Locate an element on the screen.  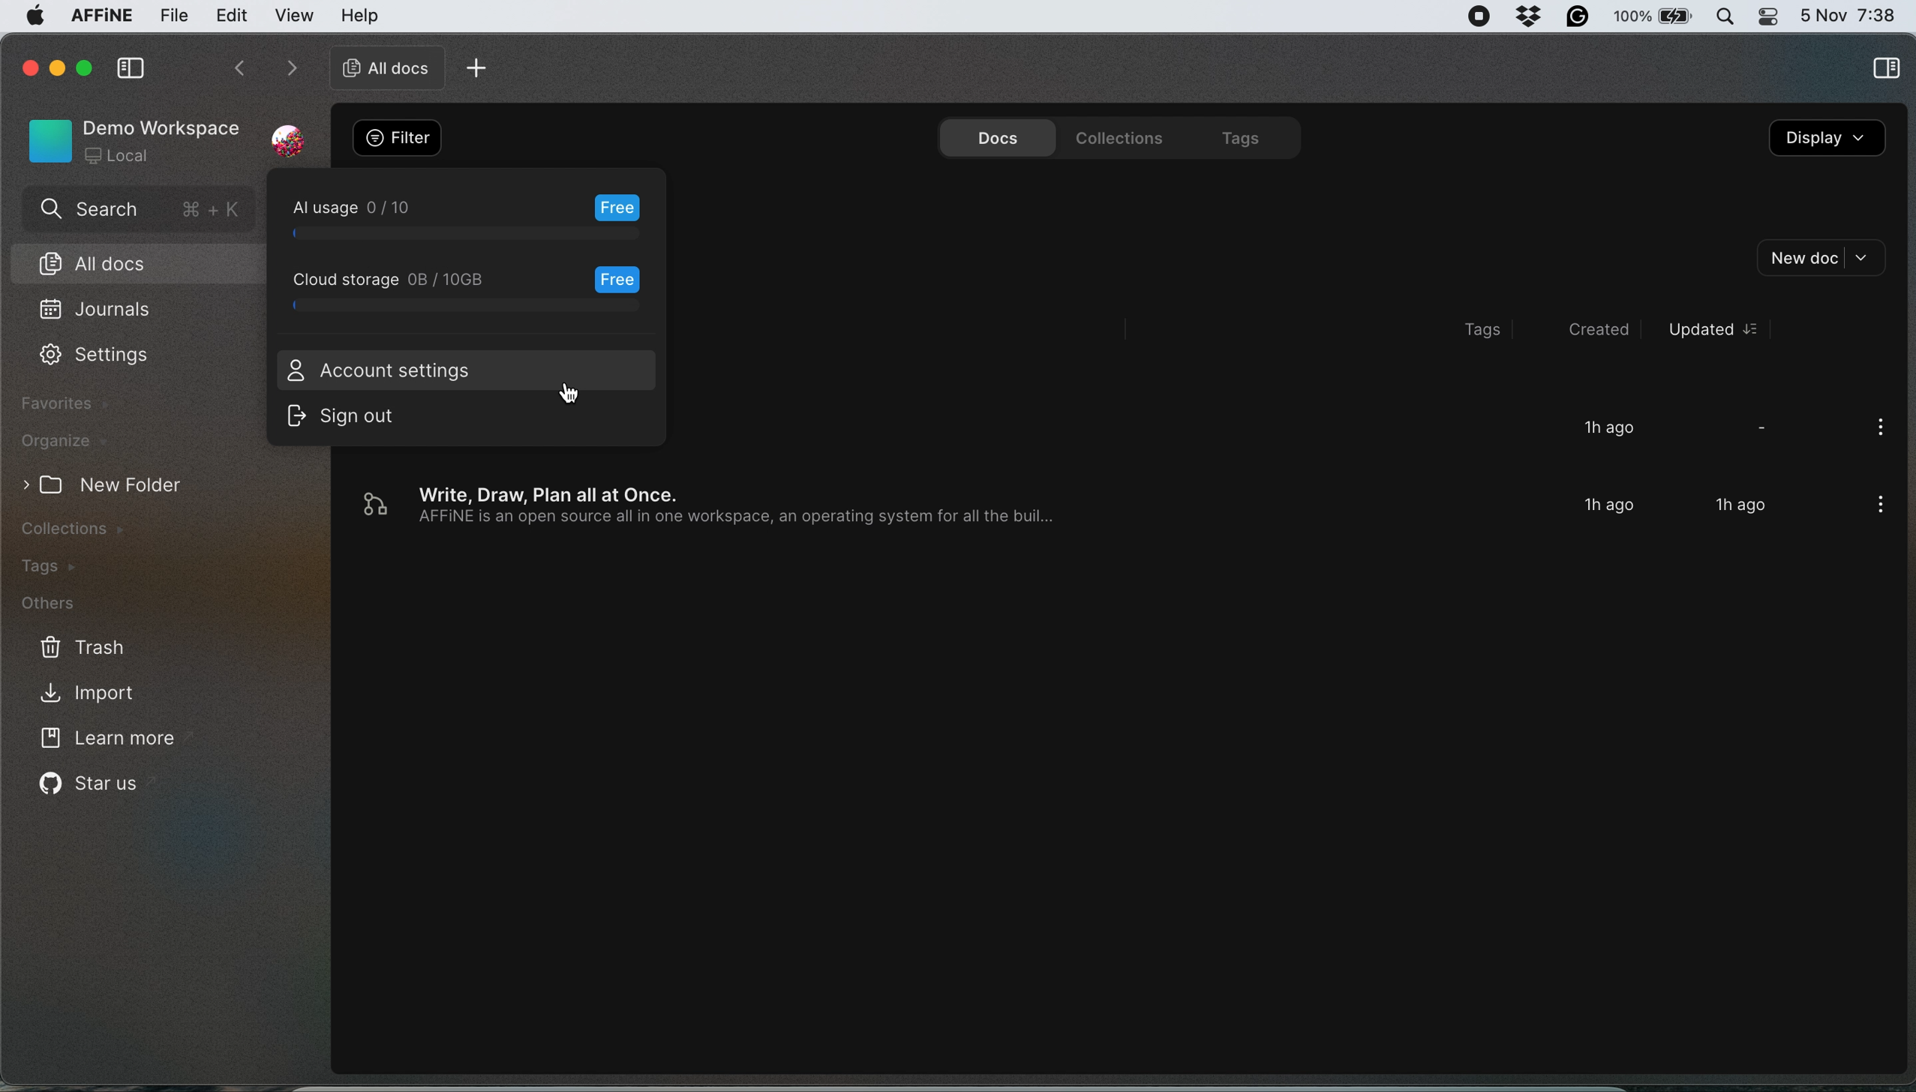
maximise is located at coordinates (86, 67).